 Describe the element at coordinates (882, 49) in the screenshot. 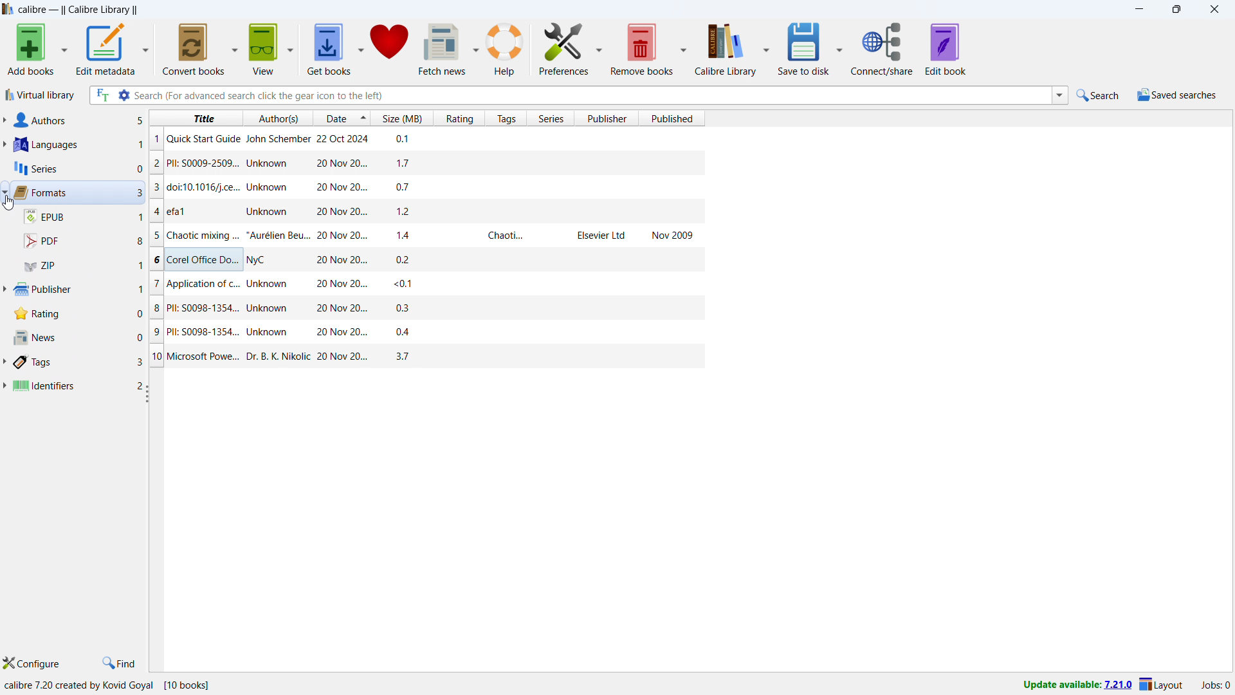

I see `connect/share` at that location.